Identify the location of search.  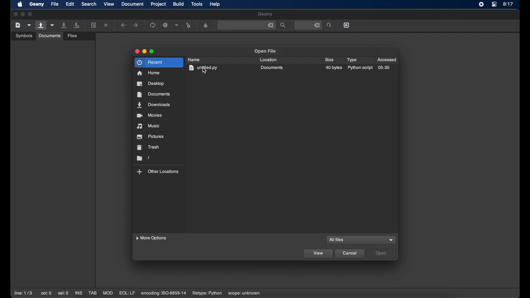
(89, 4).